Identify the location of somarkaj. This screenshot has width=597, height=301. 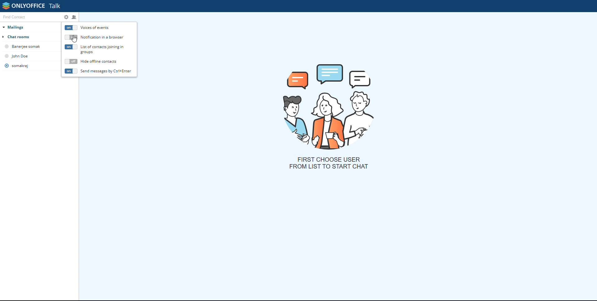
(21, 66).